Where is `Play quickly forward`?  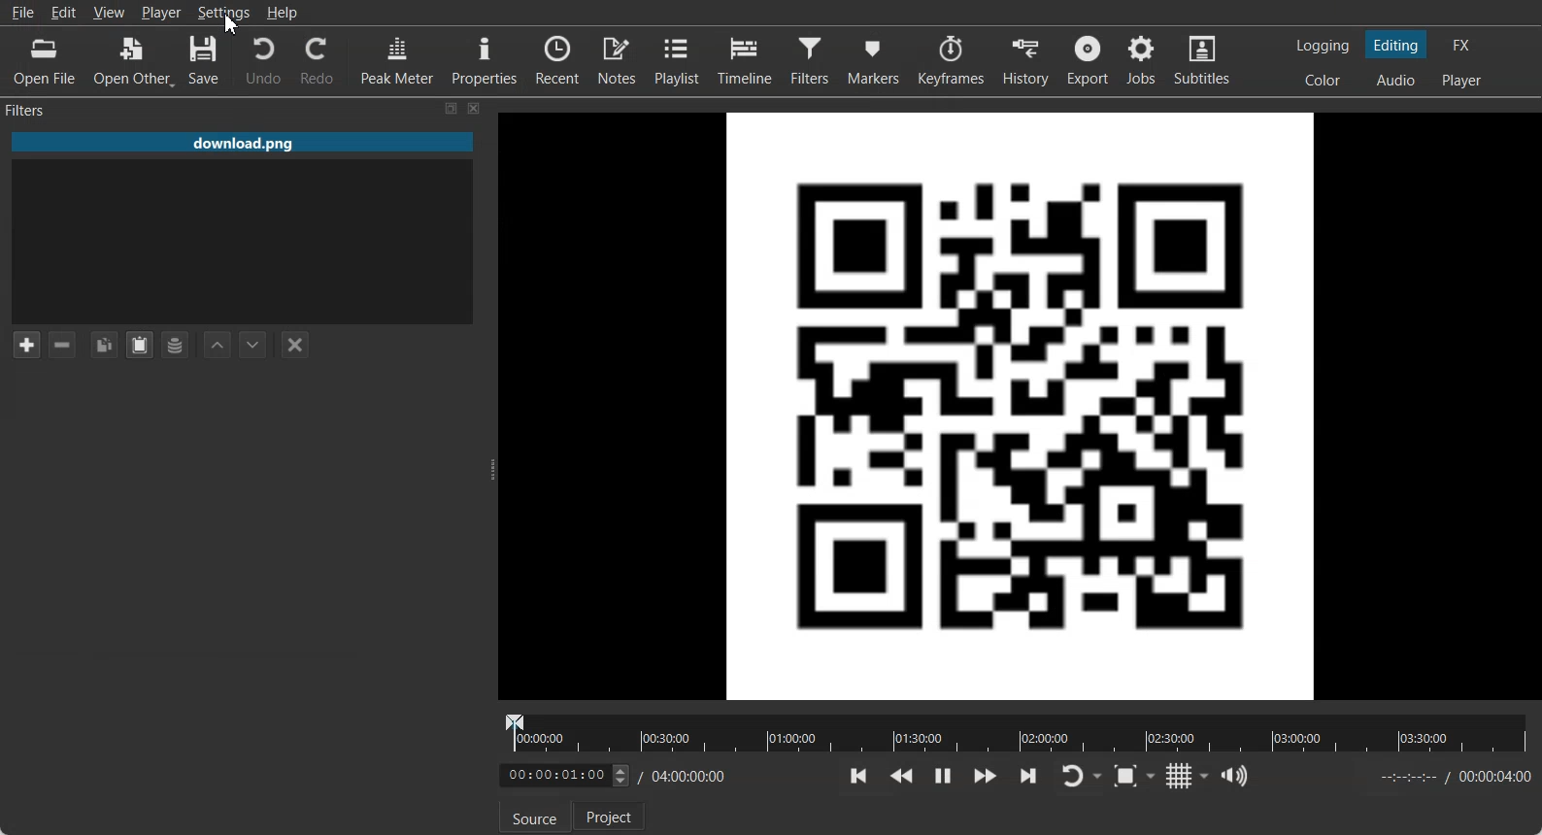 Play quickly forward is located at coordinates (986, 777).